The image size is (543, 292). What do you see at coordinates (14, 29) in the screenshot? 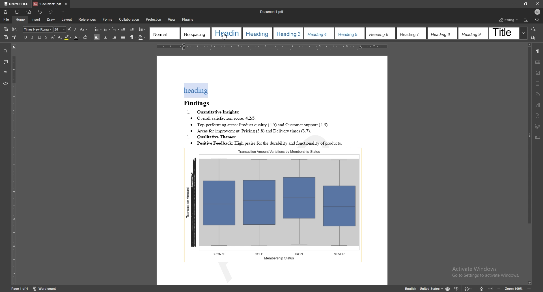
I see `cut` at bounding box center [14, 29].